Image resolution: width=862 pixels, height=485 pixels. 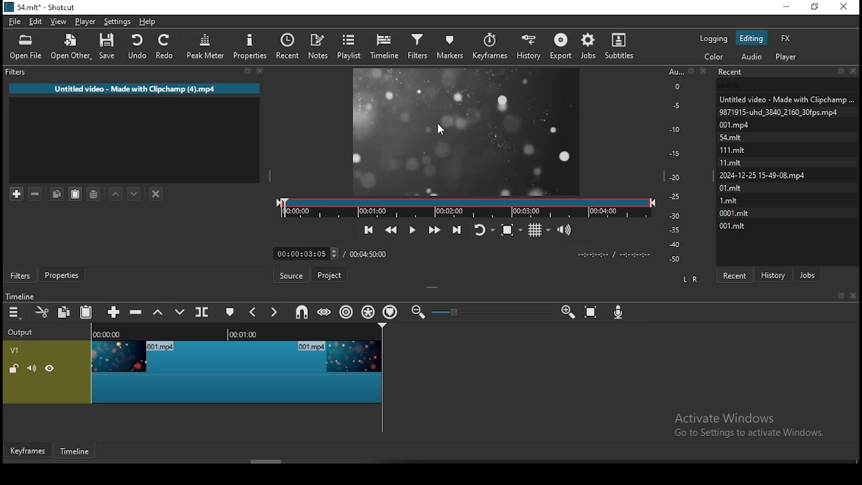 What do you see at coordinates (677, 166) in the screenshot?
I see `scale` at bounding box center [677, 166].